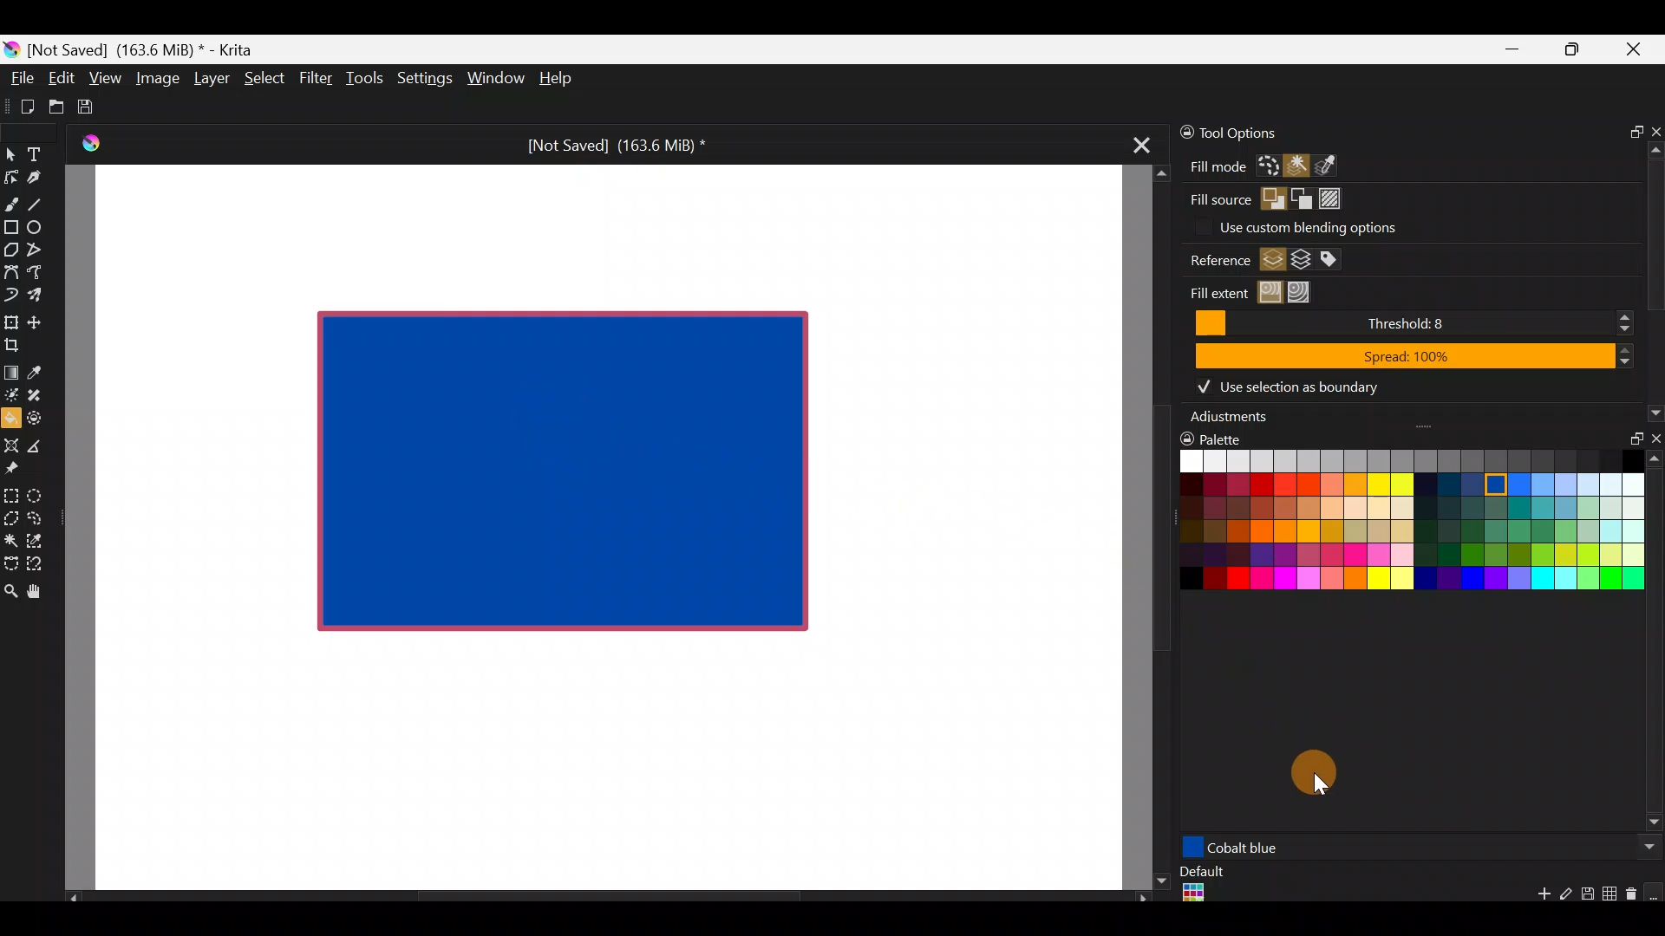  What do you see at coordinates (1335, 164) in the screenshot?
I see `Fill all regions of a similar color` at bounding box center [1335, 164].